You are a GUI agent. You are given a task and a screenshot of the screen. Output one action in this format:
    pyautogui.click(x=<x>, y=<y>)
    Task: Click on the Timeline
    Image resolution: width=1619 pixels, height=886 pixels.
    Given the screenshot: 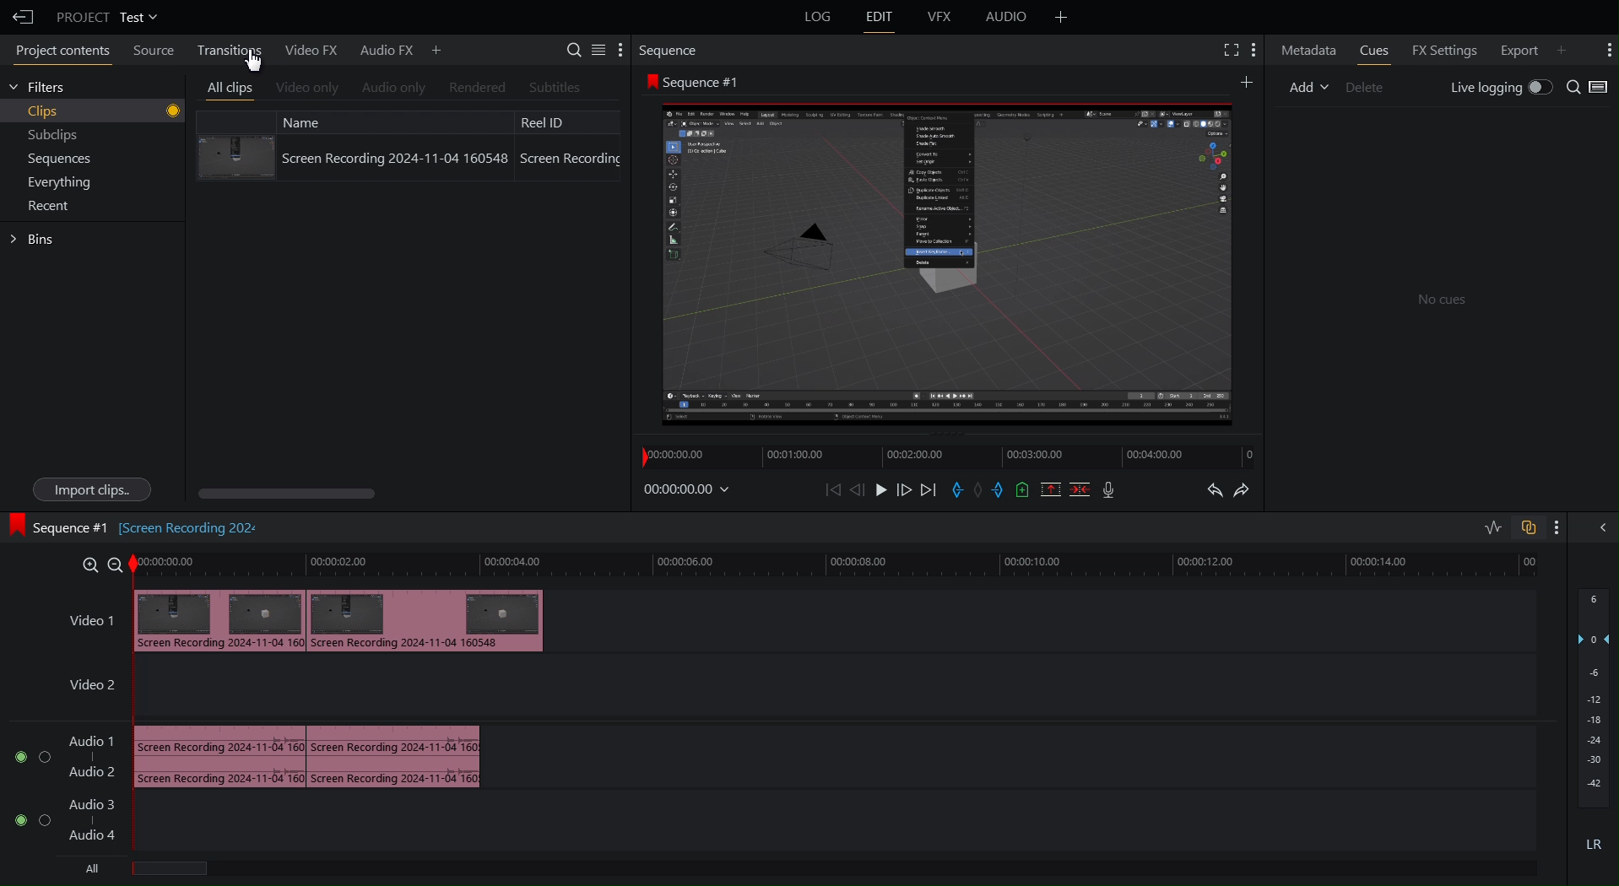 What is the action you would take?
    pyautogui.click(x=844, y=564)
    